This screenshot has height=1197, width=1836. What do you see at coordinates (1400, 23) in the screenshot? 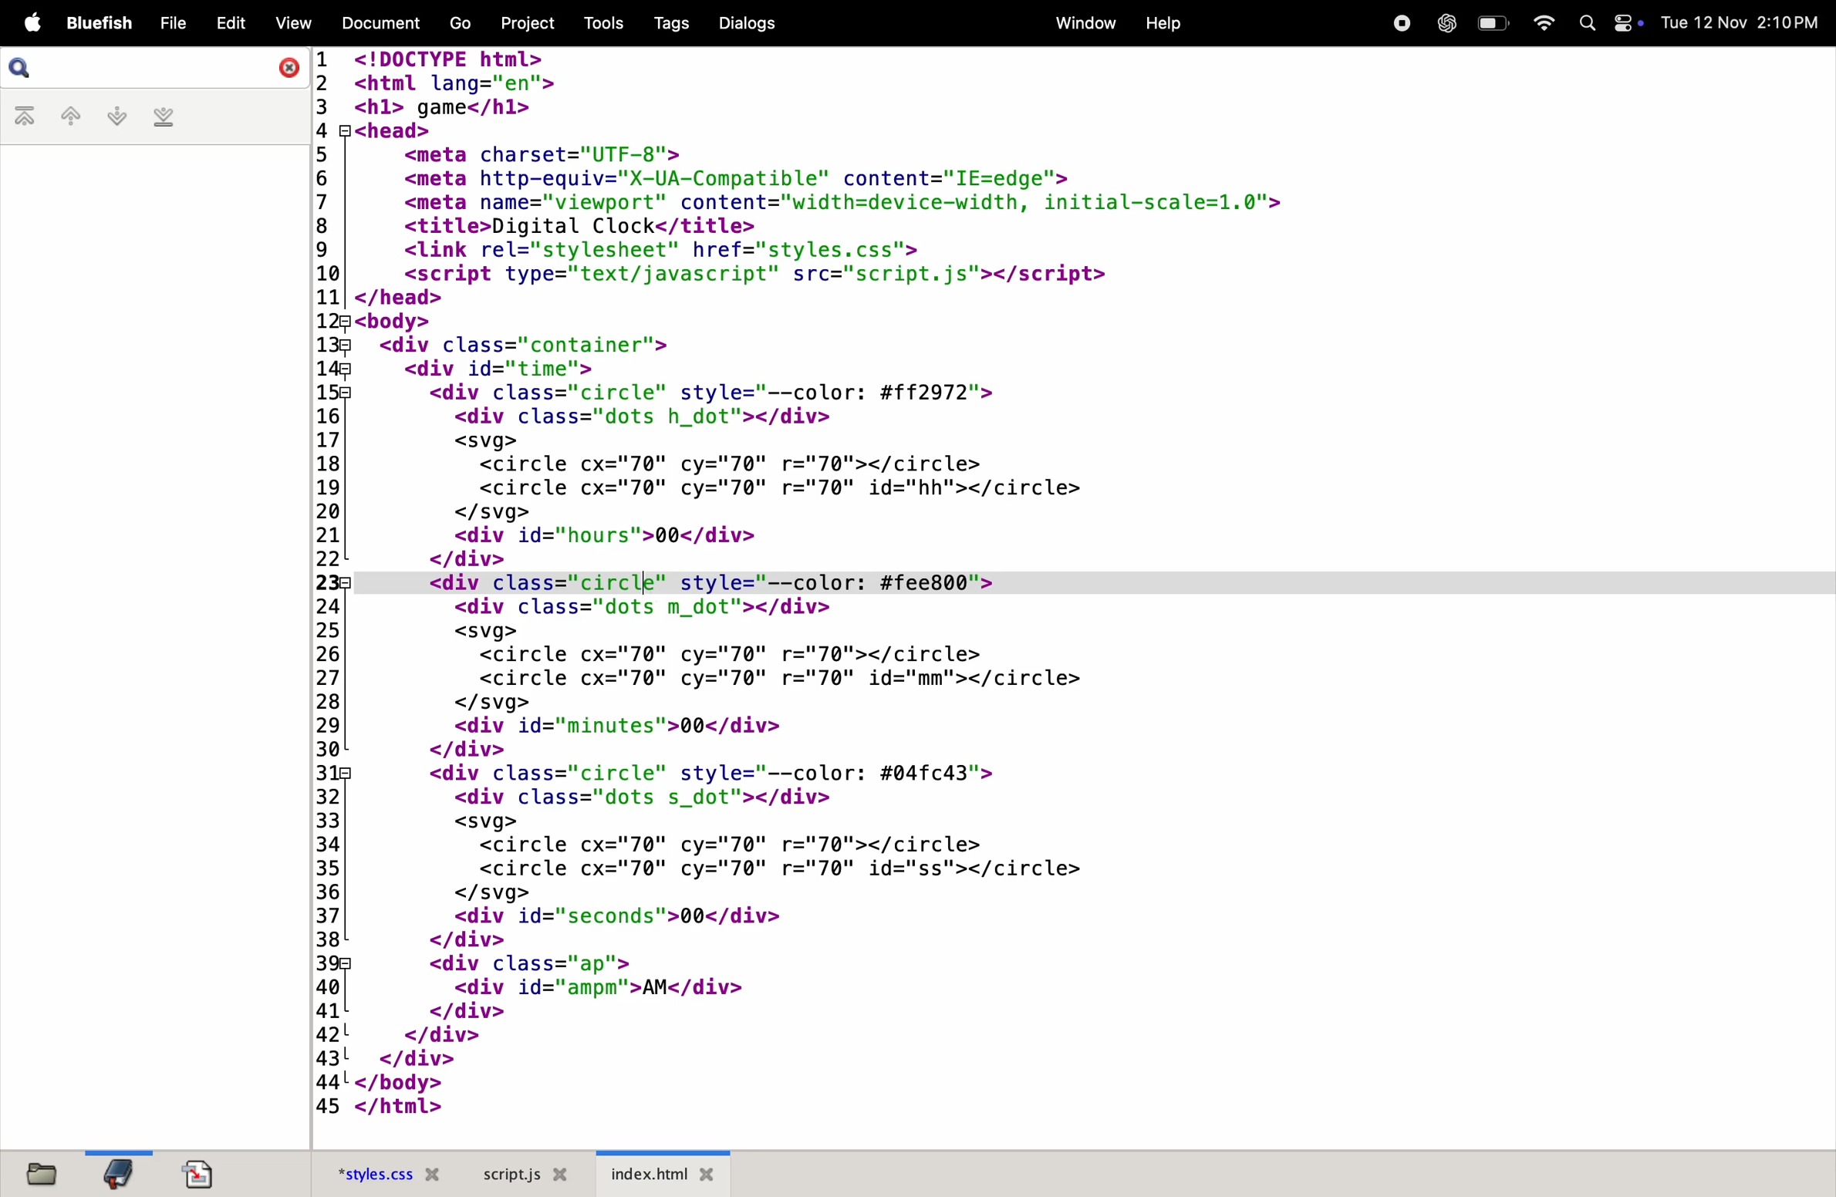
I see `record` at bounding box center [1400, 23].